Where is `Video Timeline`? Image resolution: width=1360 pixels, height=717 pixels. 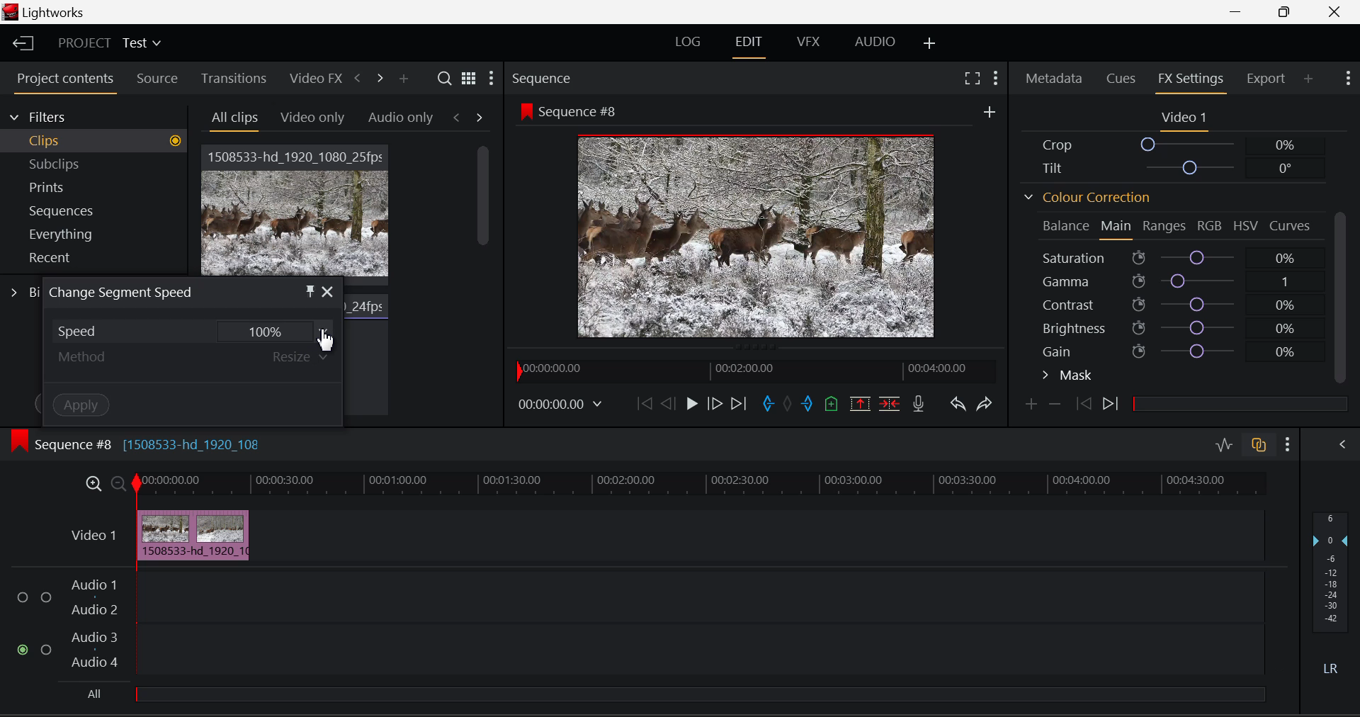 Video Timeline is located at coordinates (698, 485).